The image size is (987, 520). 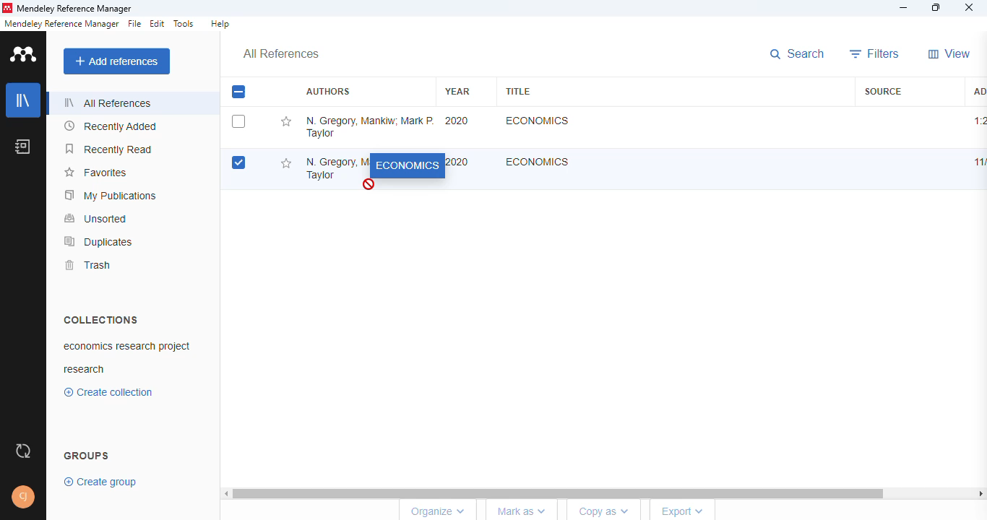 I want to click on close, so click(x=969, y=9).